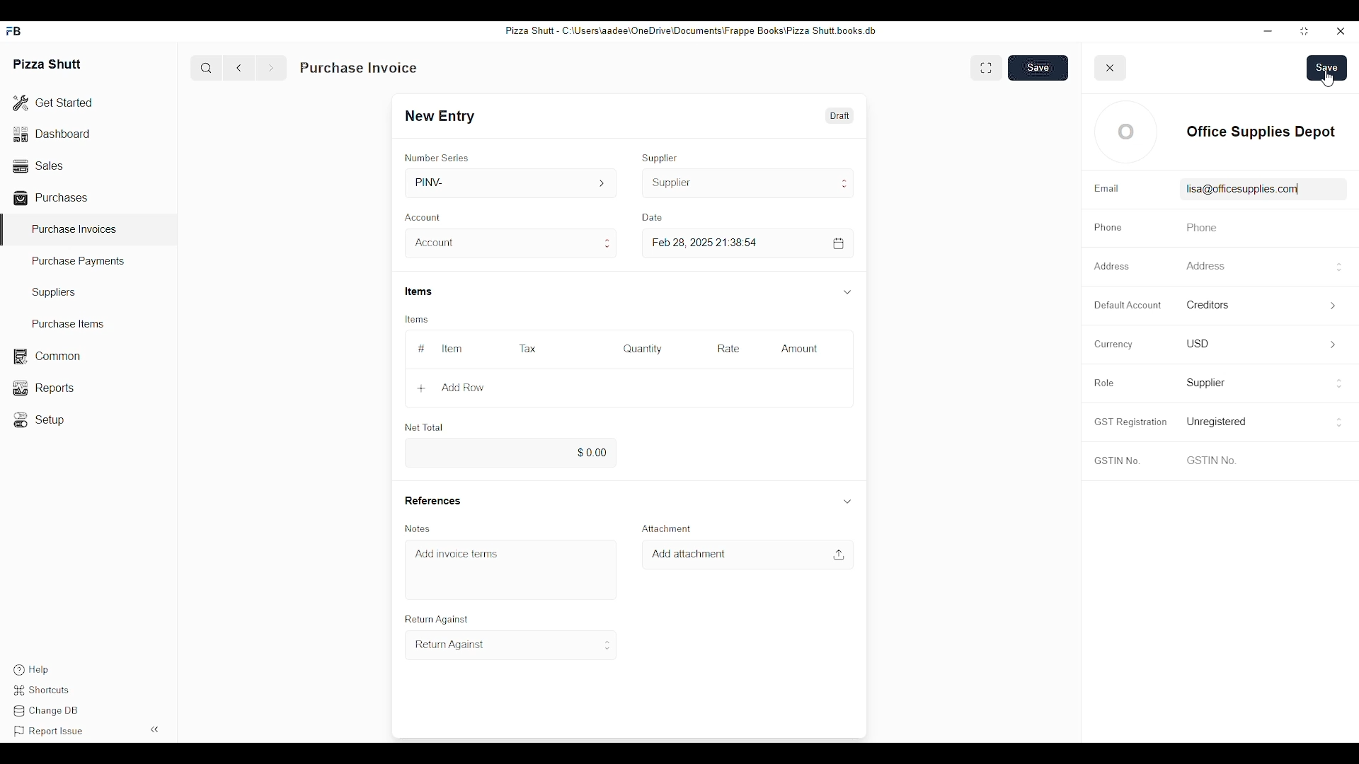  Describe the element at coordinates (527, 348) in the screenshot. I see `Tax` at that location.